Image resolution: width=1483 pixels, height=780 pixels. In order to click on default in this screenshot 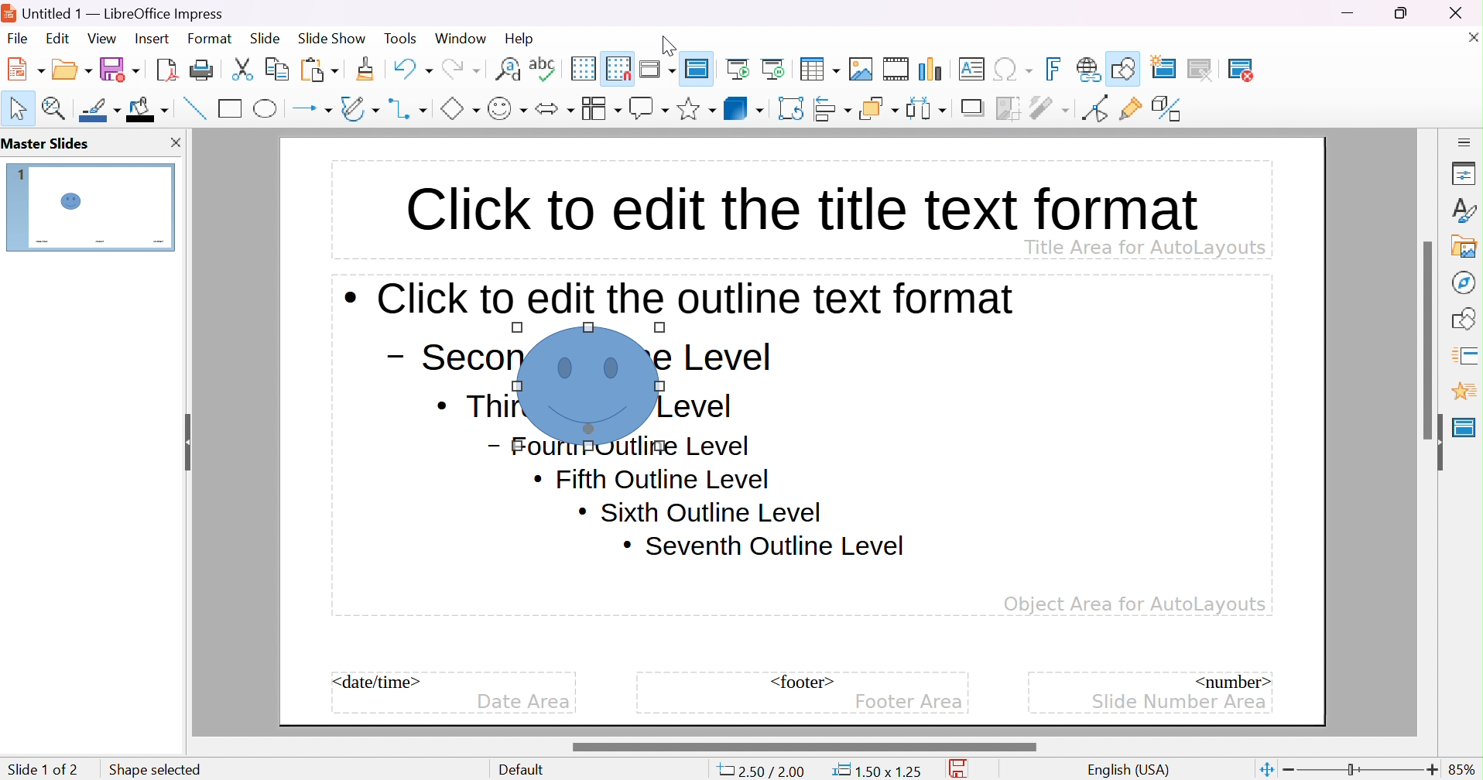, I will do `click(526, 770)`.